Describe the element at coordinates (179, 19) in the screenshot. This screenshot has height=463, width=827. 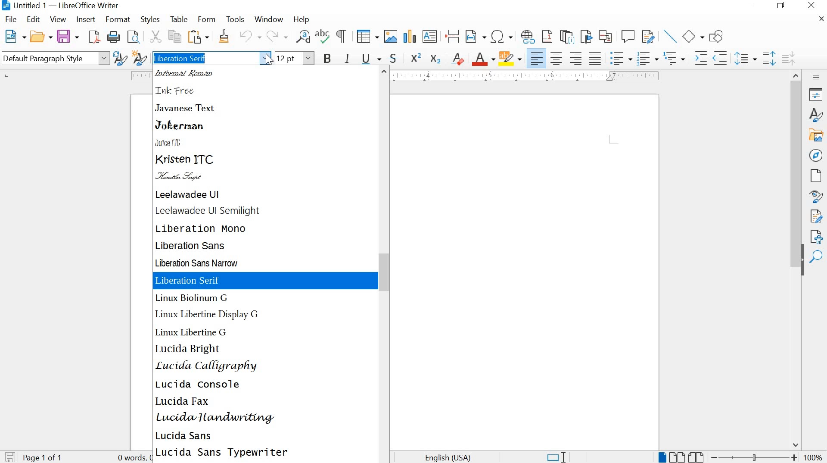
I see `TABLE` at that location.